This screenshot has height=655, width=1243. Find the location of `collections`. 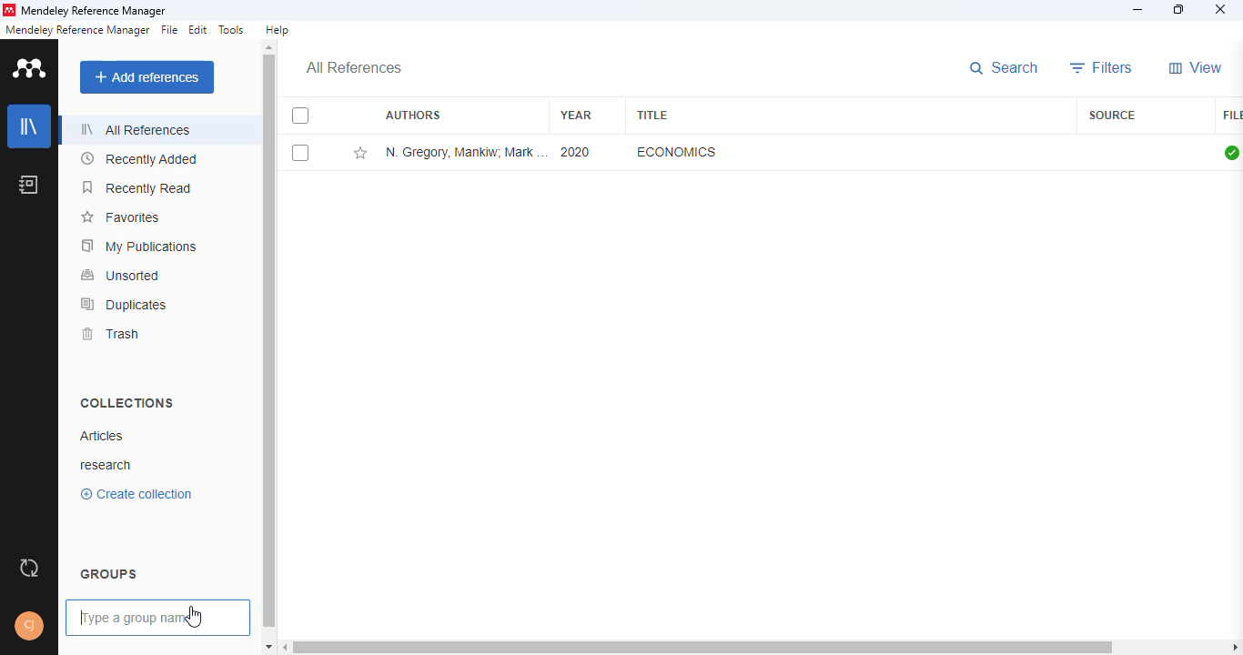

collections is located at coordinates (128, 403).